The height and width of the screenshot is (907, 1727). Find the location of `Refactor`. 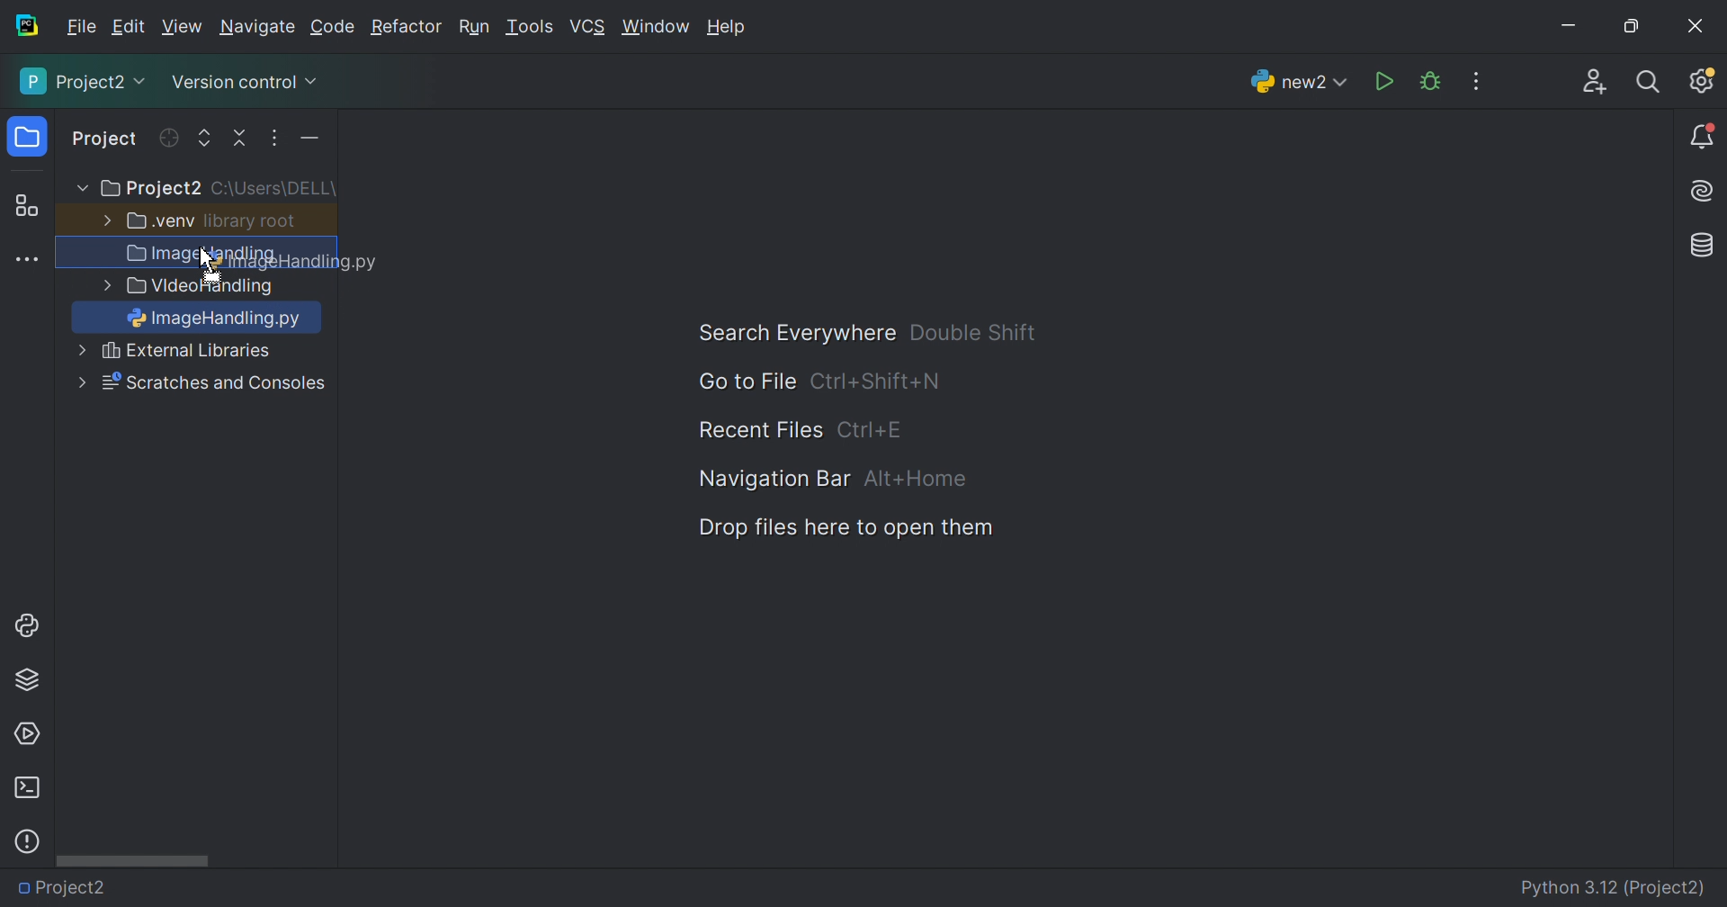

Refactor is located at coordinates (405, 29).